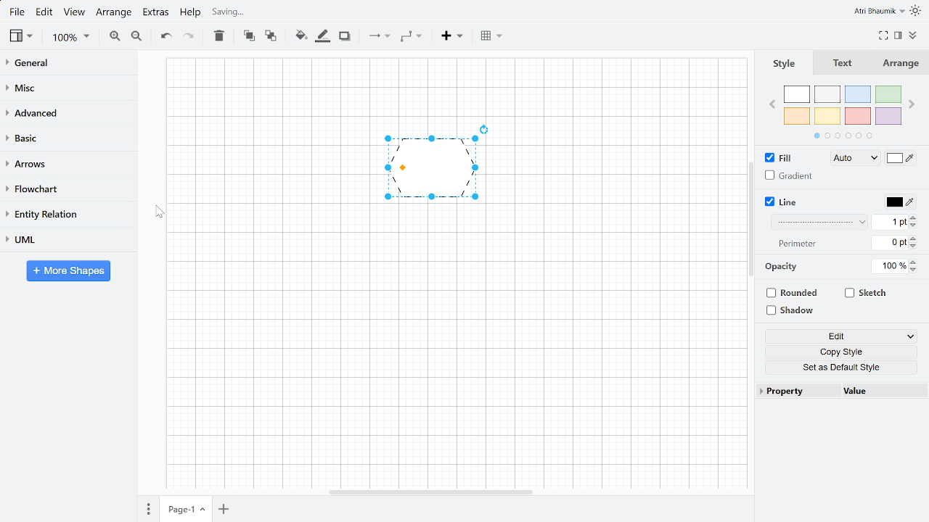 The image size is (929, 522). Describe the element at coordinates (325, 37) in the screenshot. I see `Fill line` at that location.